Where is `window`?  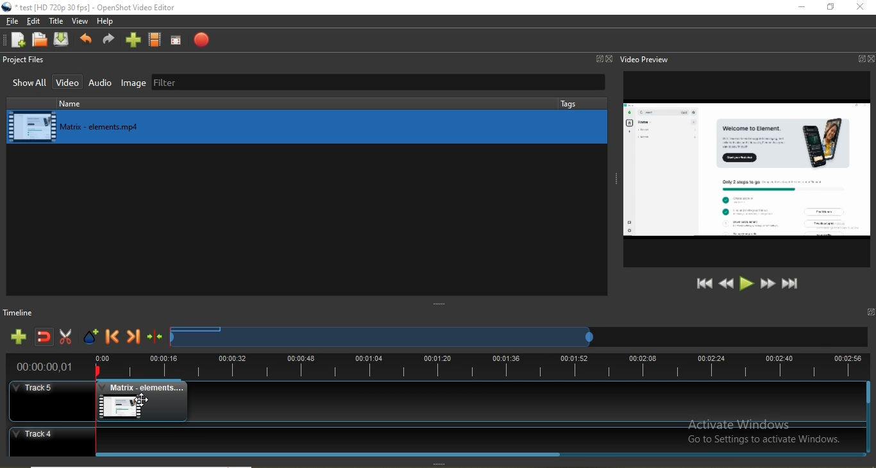
window is located at coordinates (870, 312).